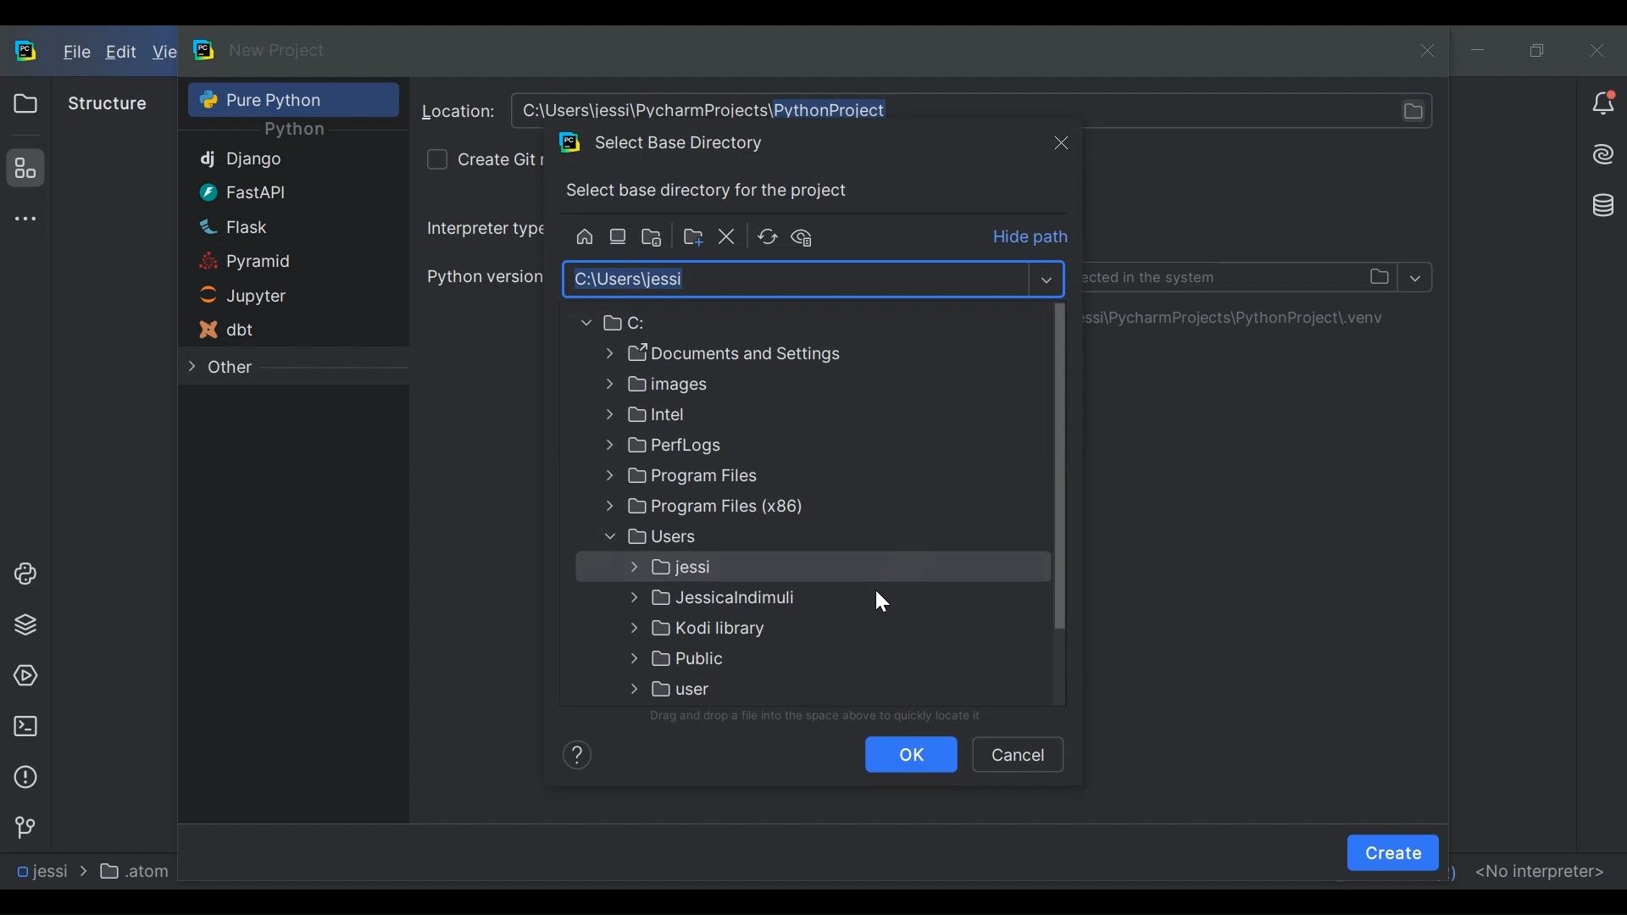 This screenshot has width=1627, height=915. Describe the element at coordinates (270, 226) in the screenshot. I see `Flask` at that location.